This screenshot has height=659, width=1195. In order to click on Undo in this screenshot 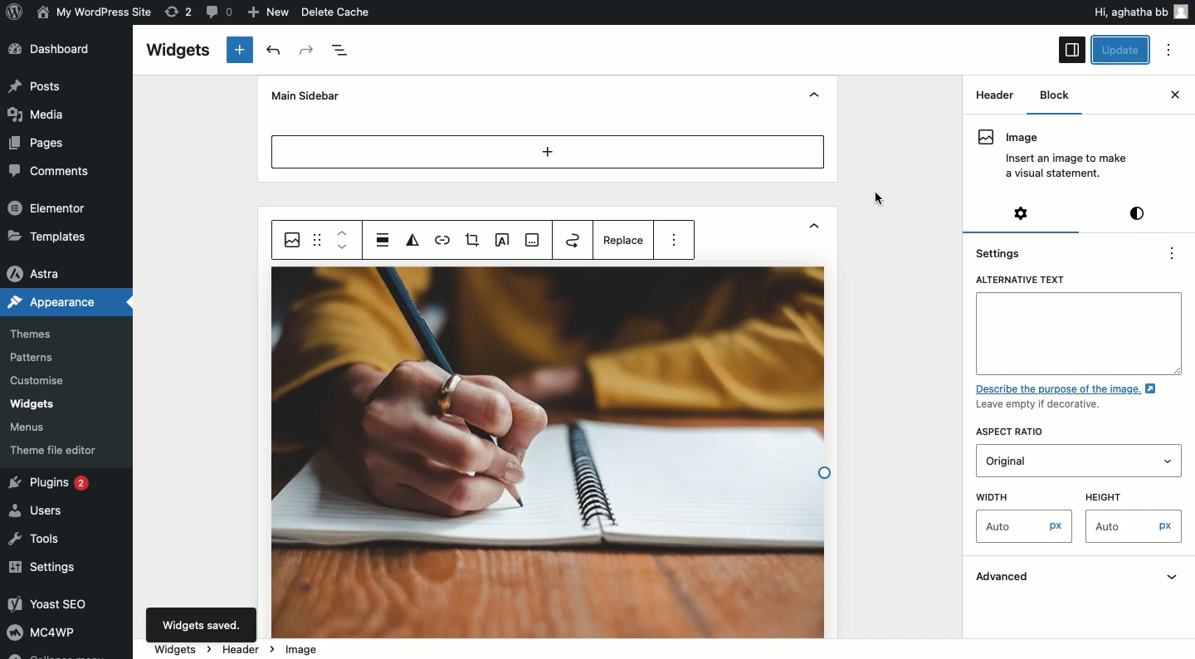, I will do `click(276, 51)`.